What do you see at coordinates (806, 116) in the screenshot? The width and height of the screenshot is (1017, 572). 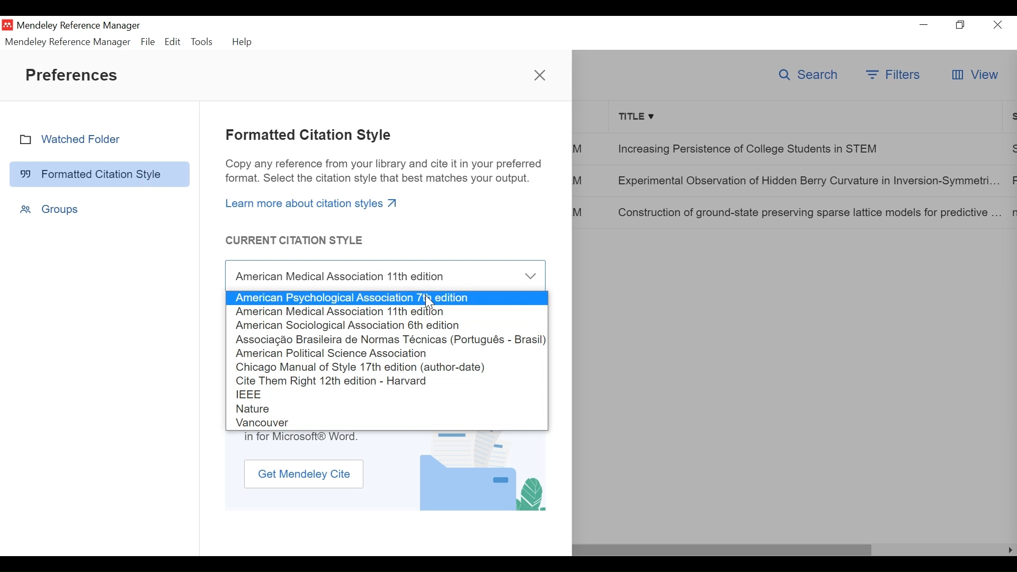 I see `Title` at bounding box center [806, 116].